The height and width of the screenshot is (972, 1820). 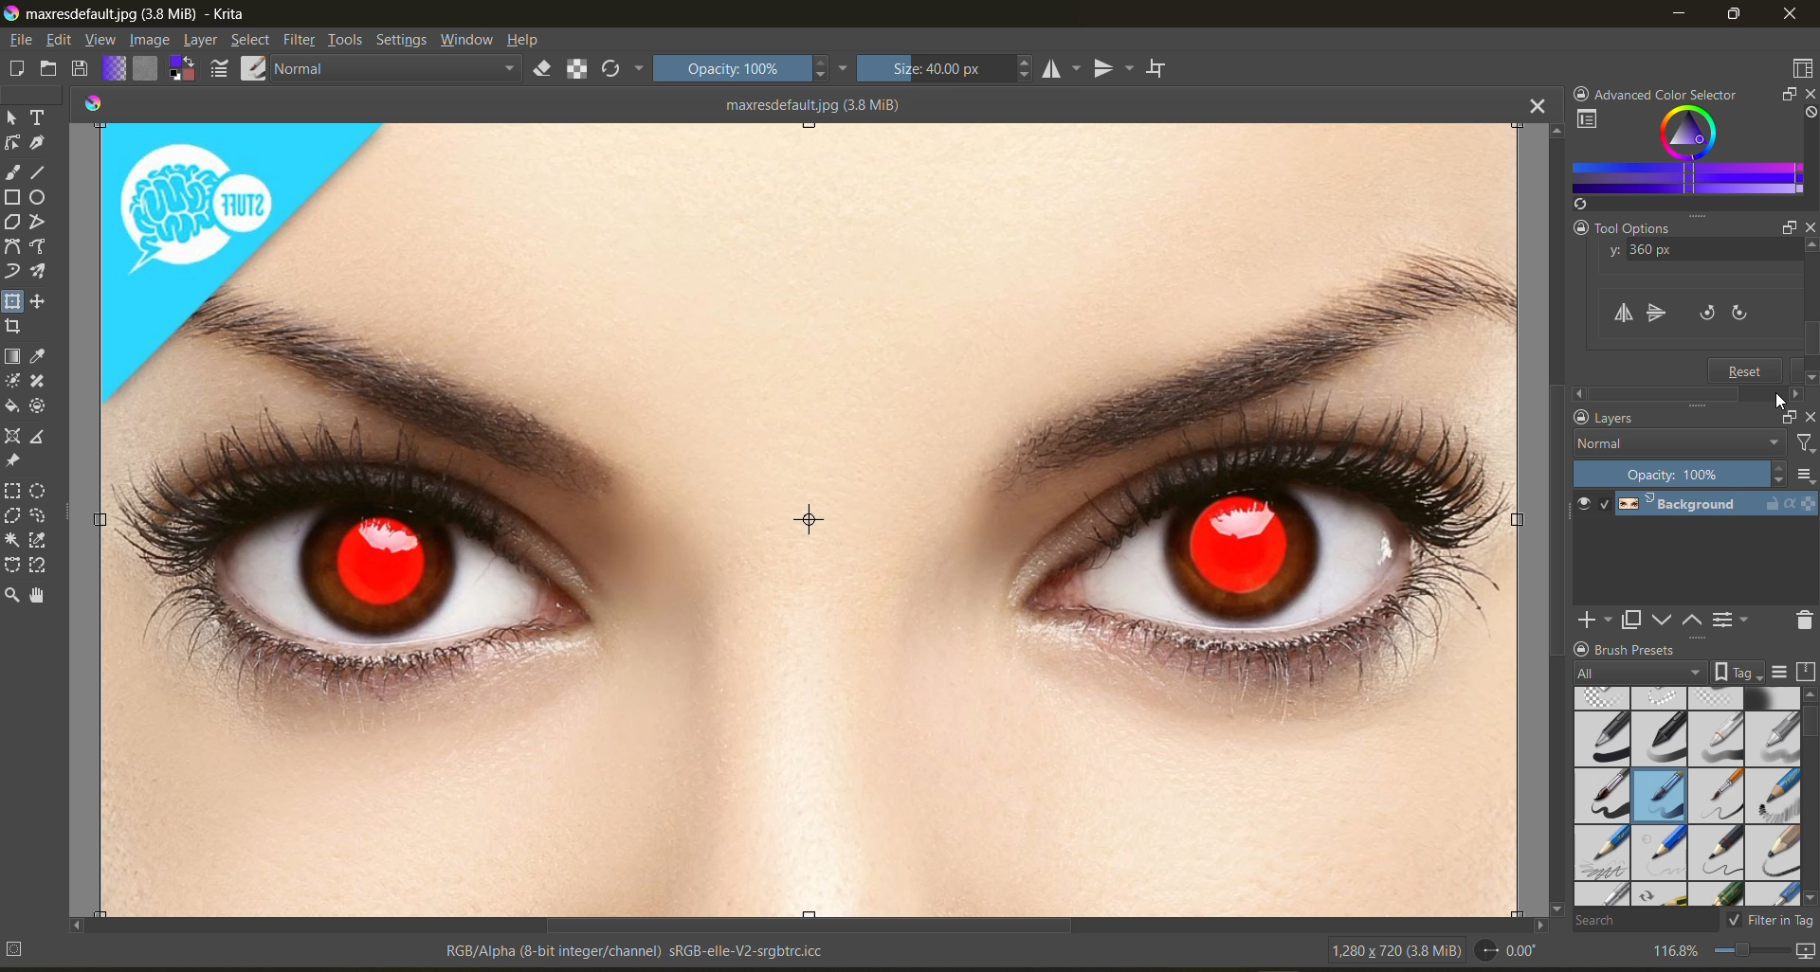 I want to click on close, so click(x=1809, y=412).